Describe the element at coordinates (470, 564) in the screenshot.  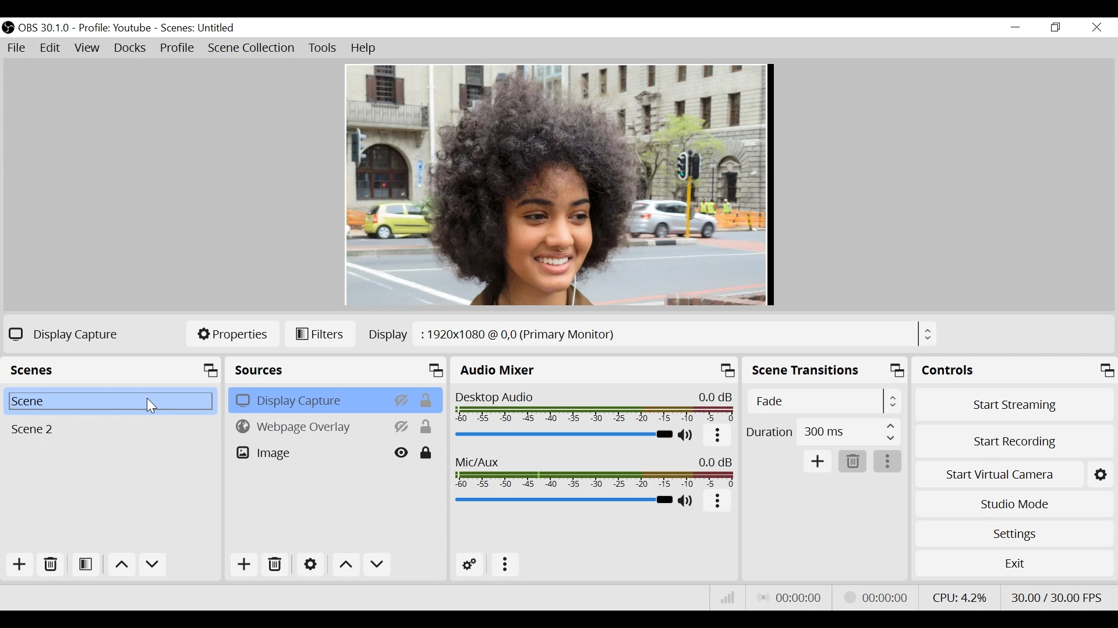
I see `Advanced Audio Settings` at that location.